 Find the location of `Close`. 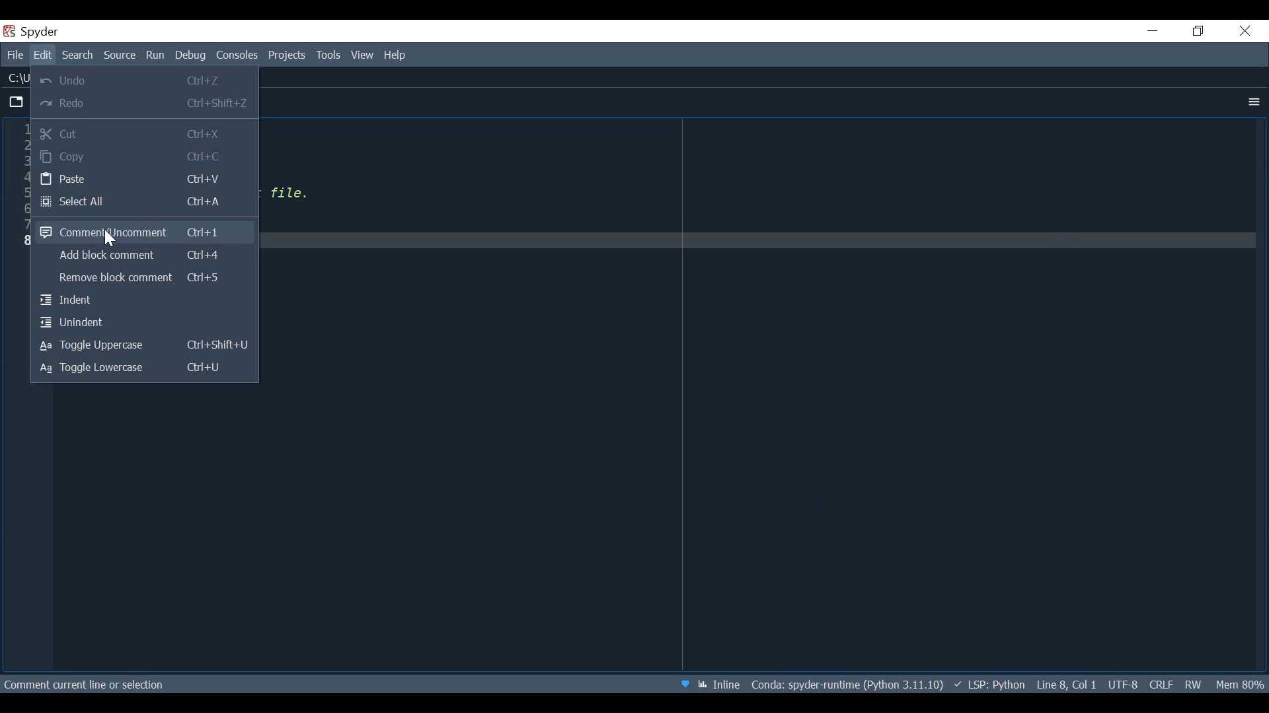

Close is located at coordinates (1245, 31).